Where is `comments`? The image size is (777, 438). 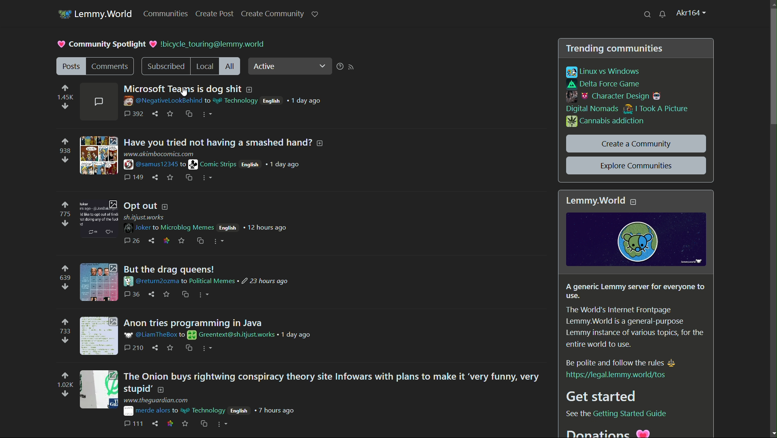 comments is located at coordinates (133, 294).